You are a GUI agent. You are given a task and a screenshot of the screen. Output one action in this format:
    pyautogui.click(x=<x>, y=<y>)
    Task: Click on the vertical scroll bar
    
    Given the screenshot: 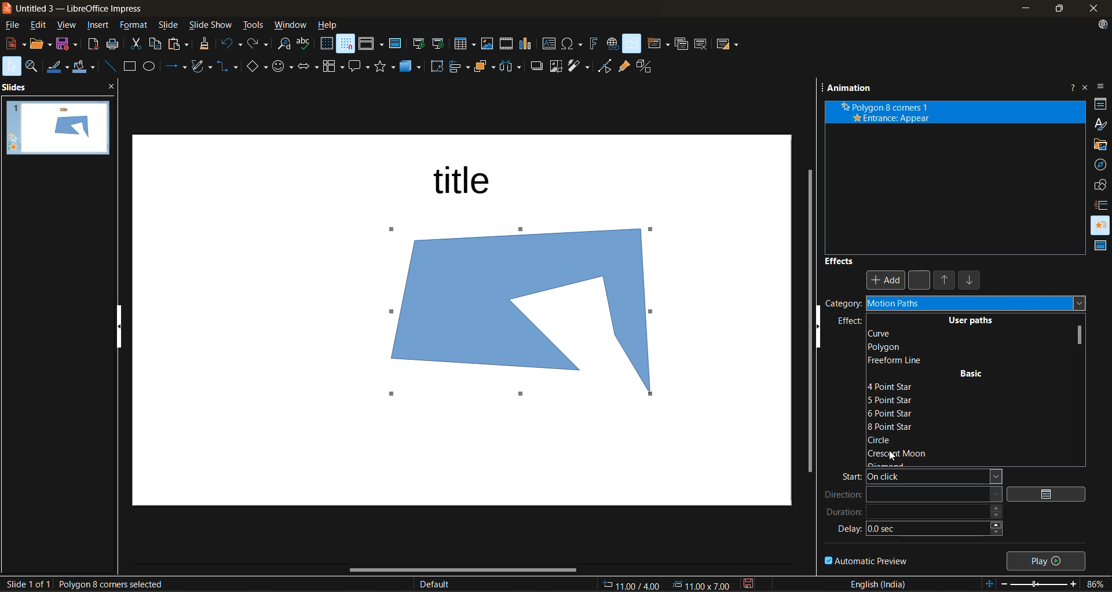 What is the action you would take?
    pyautogui.click(x=806, y=319)
    